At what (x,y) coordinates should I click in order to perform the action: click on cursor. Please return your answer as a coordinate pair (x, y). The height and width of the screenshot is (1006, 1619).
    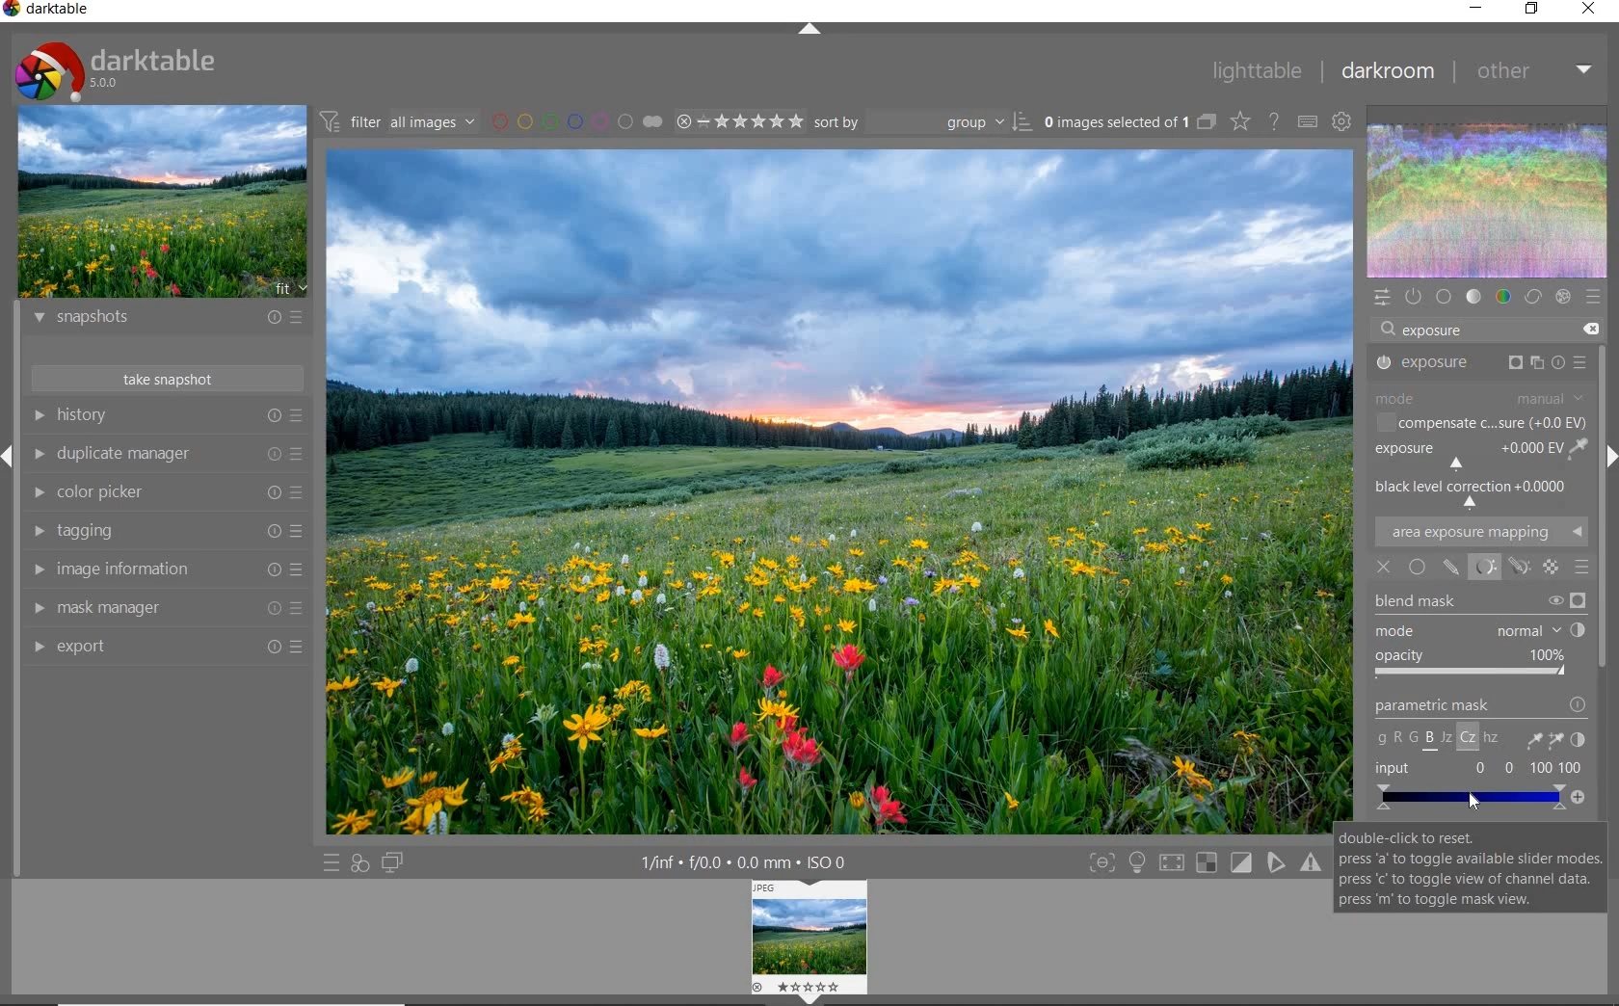
    Looking at the image, I should click on (1472, 801).